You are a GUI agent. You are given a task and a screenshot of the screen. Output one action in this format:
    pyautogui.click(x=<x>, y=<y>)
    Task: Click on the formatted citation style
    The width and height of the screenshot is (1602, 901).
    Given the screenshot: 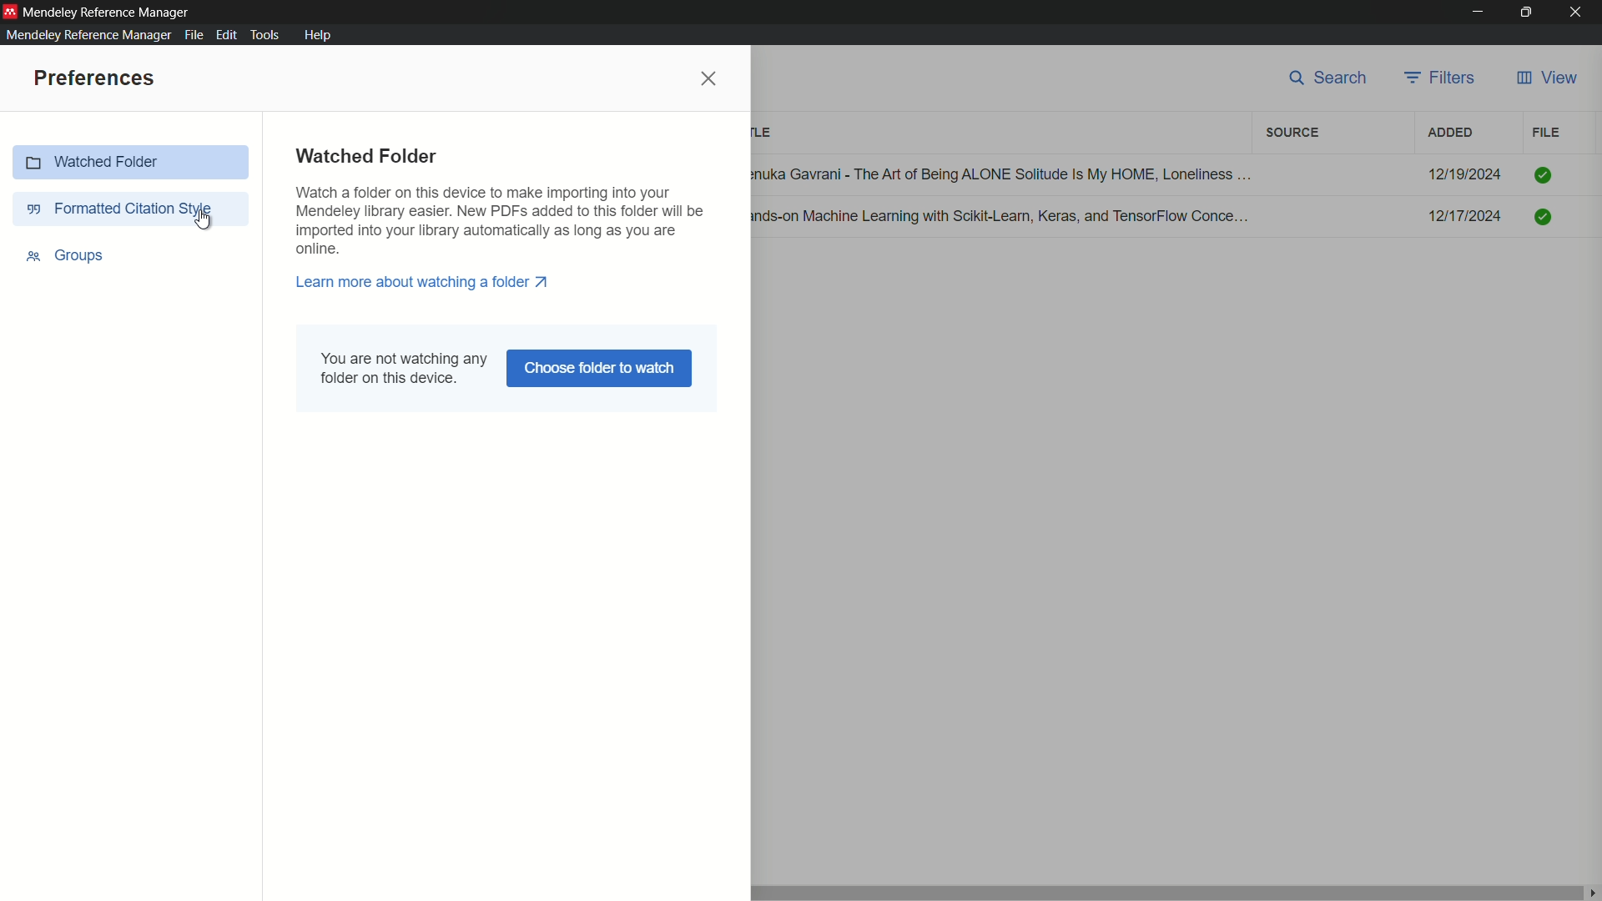 What is the action you would take?
    pyautogui.click(x=118, y=207)
    